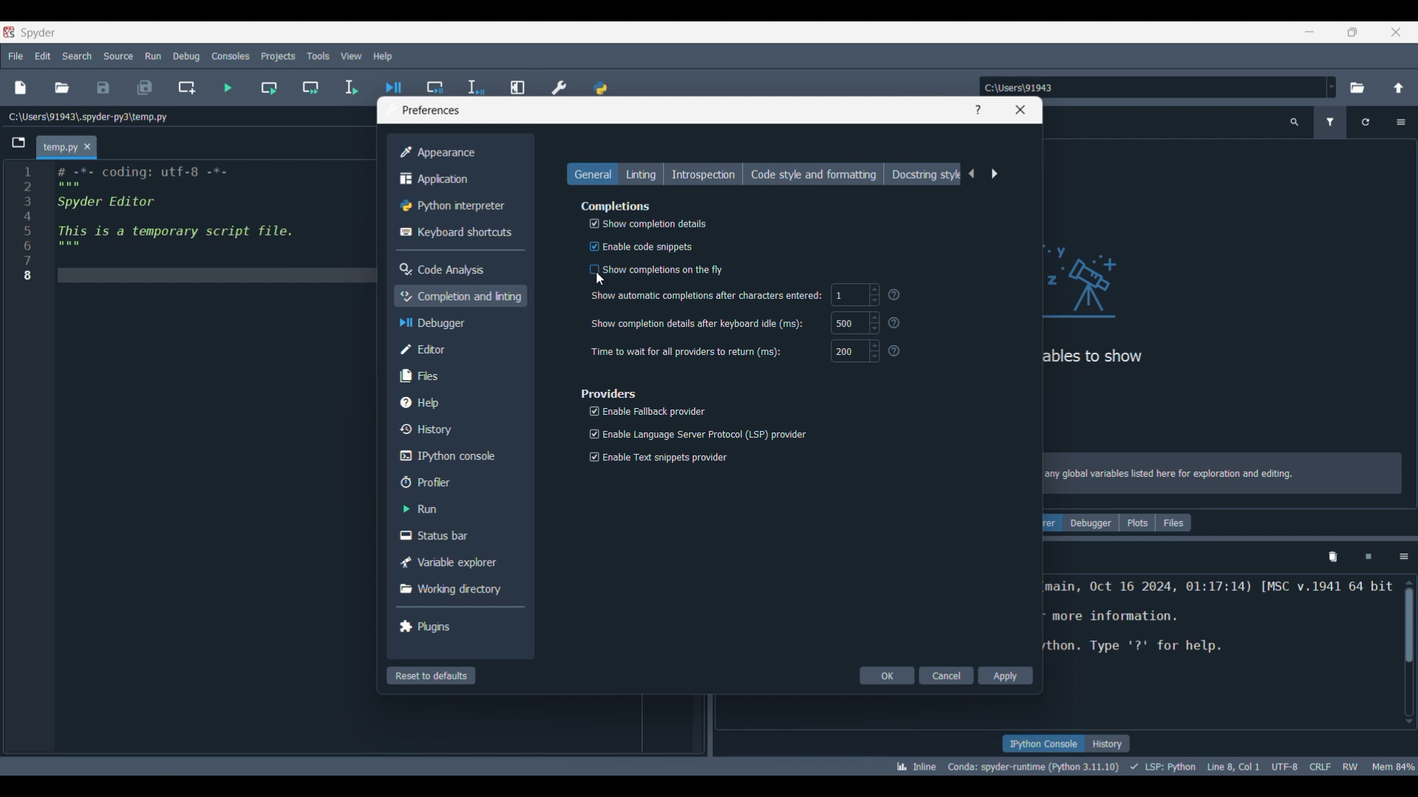  I want to click on View menu, so click(352, 56).